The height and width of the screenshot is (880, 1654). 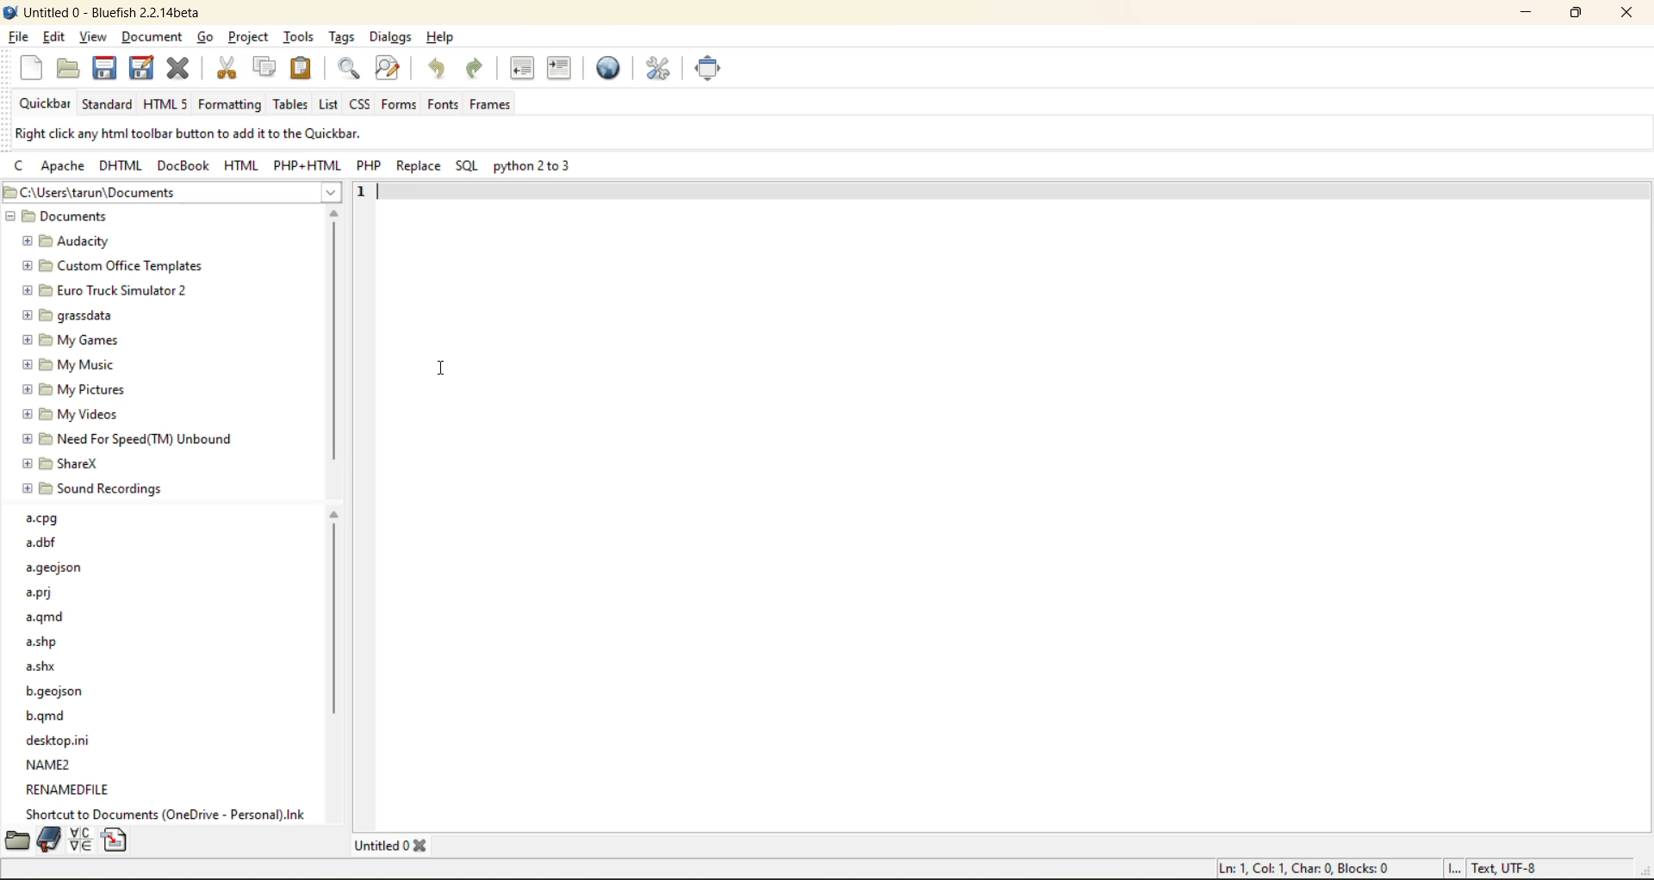 What do you see at coordinates (389, 65) in the screenshot?
I see `find and replace` at bounding box center [389, 65].